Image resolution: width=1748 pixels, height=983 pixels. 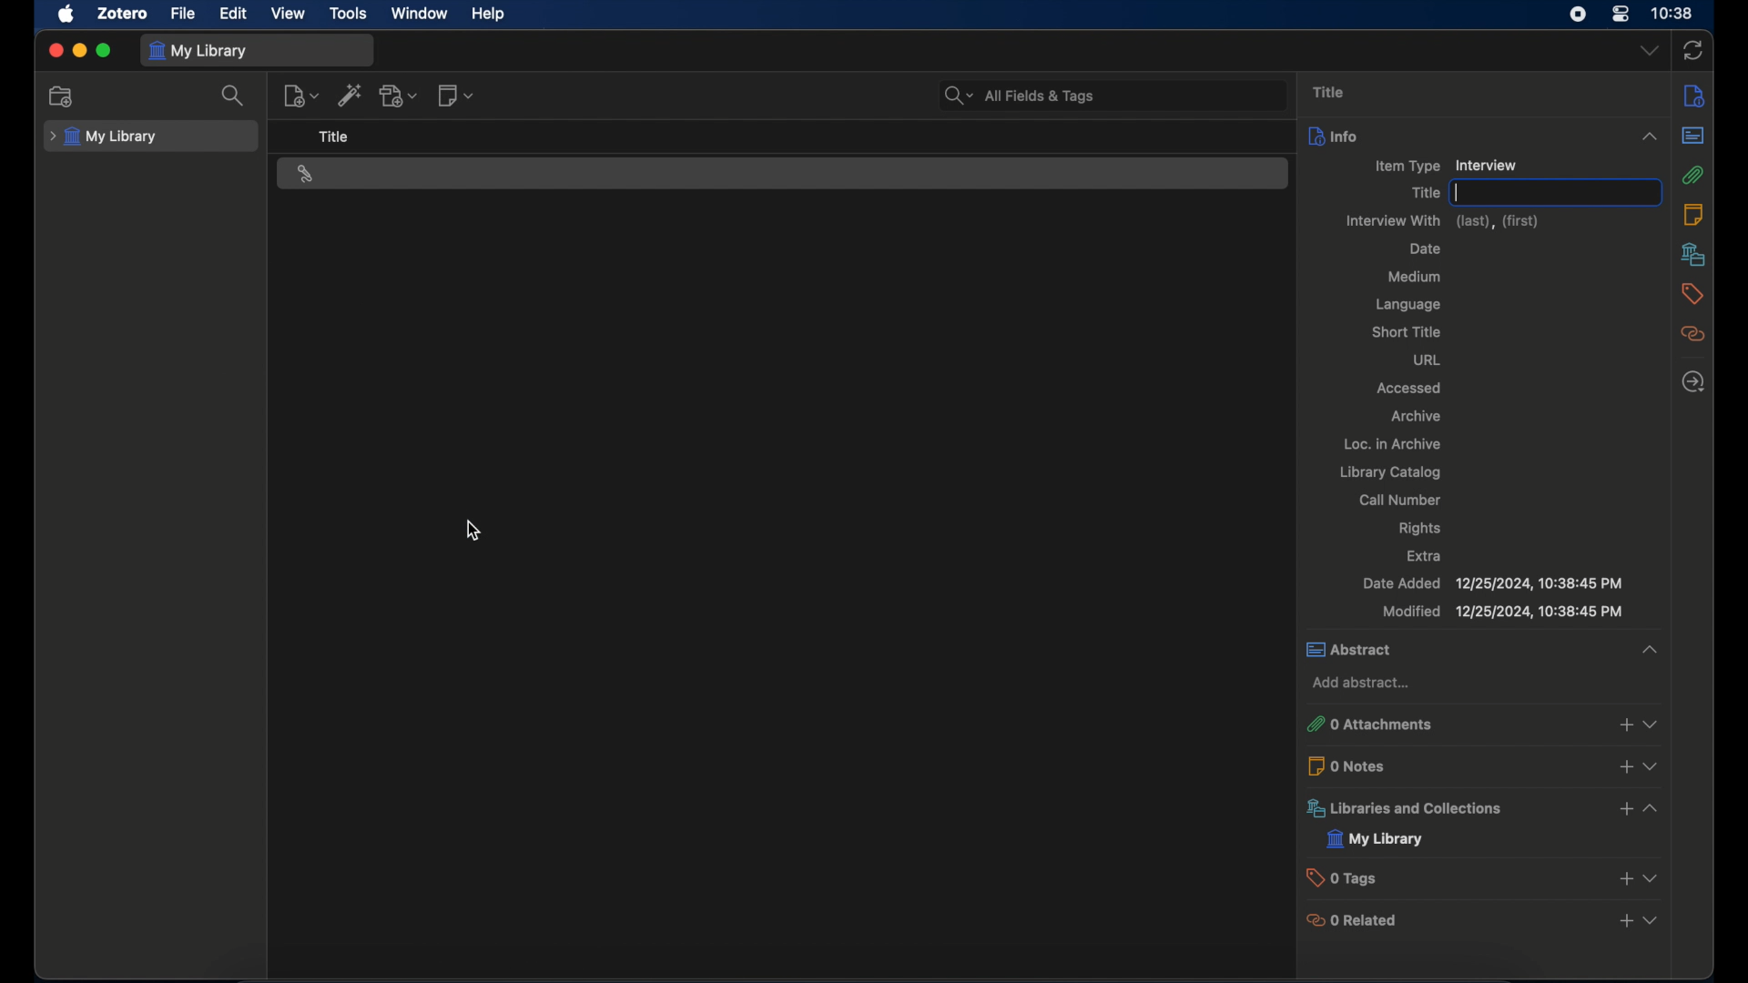 What do you see at coordinates (1673, 14) in the screenshot?
I see `time` at bounding box center [1673, 14].